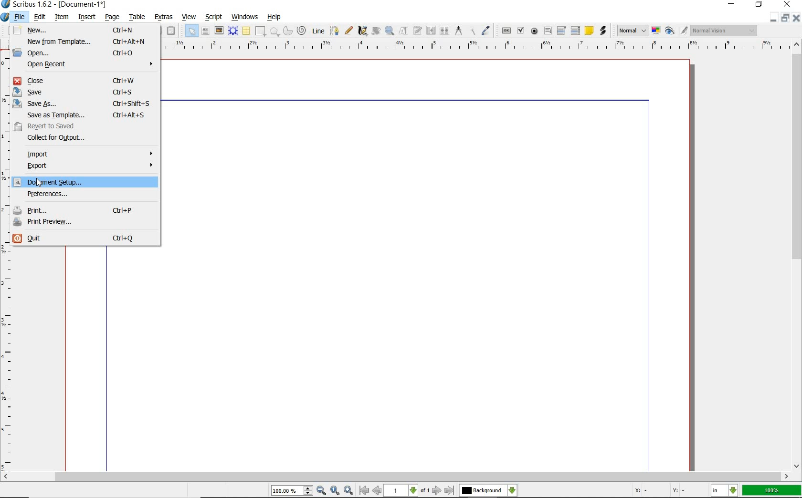 The height and width of the screenshot is (498, 802). What do you see at coordinates (396, 477) in the screenshot?
I see `scrollbar` at bounding box center [396, 477].